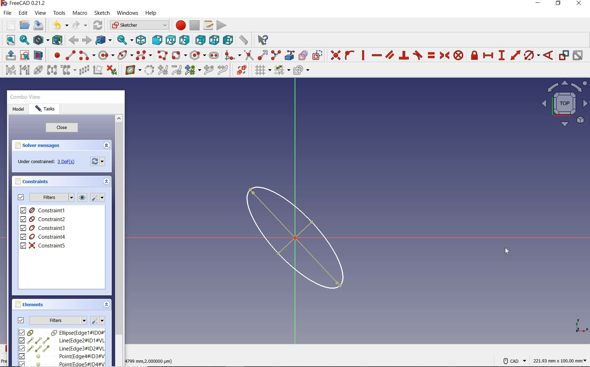 The height and width of the screenshot is (367, 590). Describe the element at coordinates (127, 14) in the screenshot. I see `windows` at that location.